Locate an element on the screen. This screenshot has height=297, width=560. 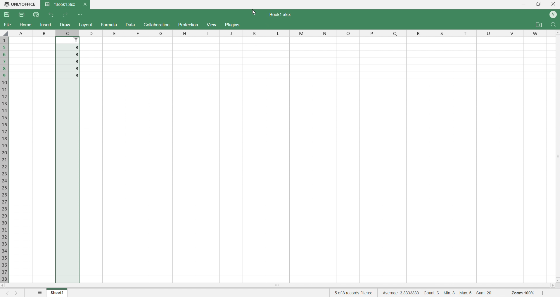
View is located at coordinates (213, 25).